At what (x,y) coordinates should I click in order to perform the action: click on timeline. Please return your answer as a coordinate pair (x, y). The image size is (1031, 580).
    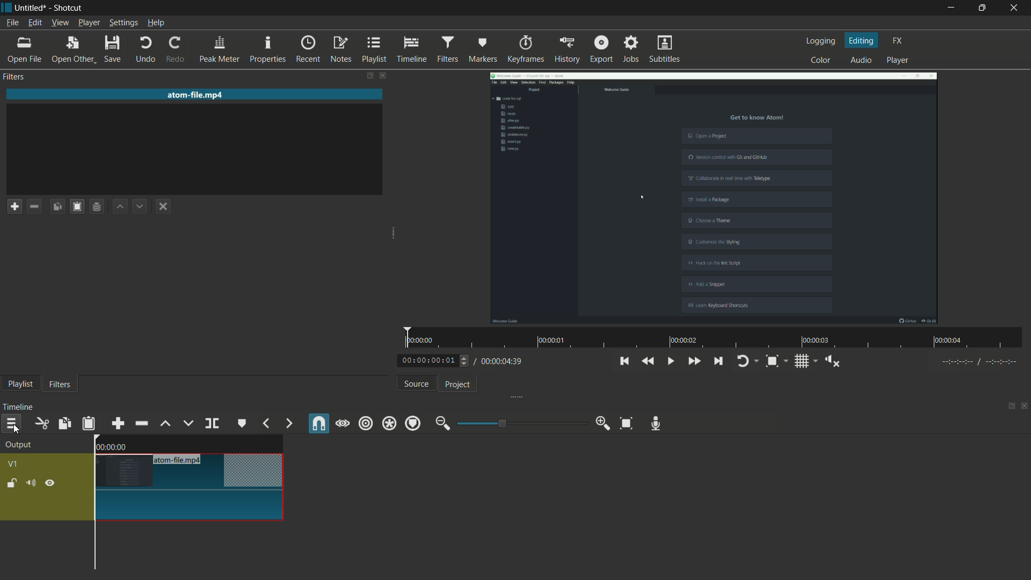
    Looking at the image, I should click on (412, 49).